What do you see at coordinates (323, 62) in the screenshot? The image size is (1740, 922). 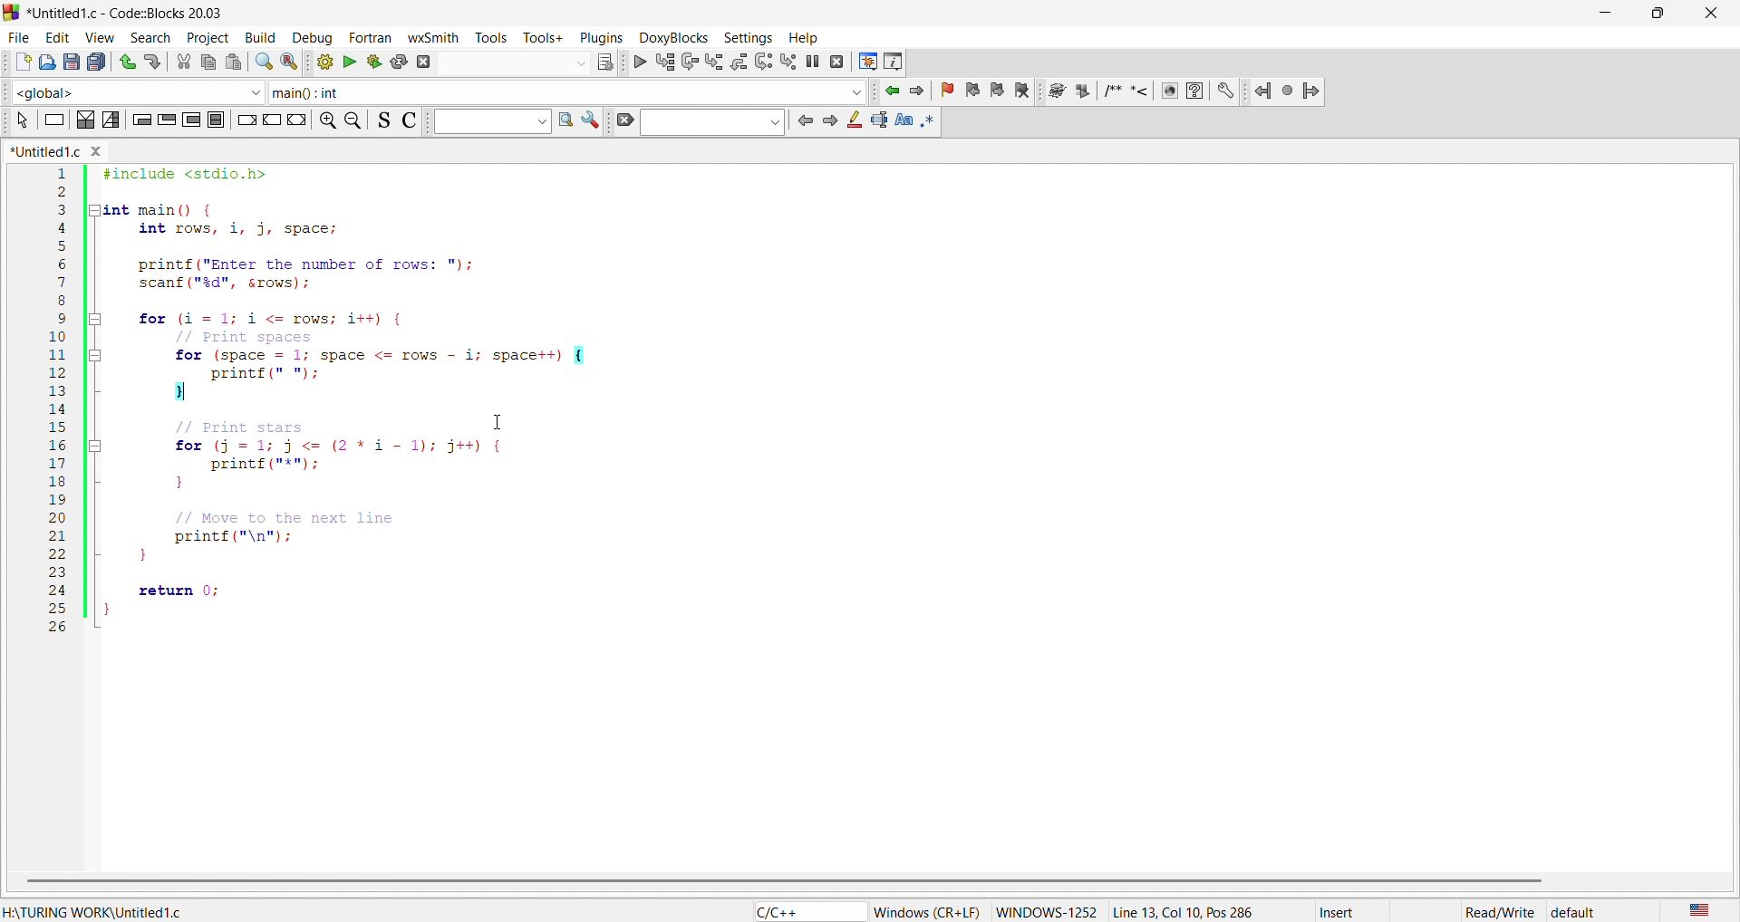 I see `build` at bounding box center [323, 62].